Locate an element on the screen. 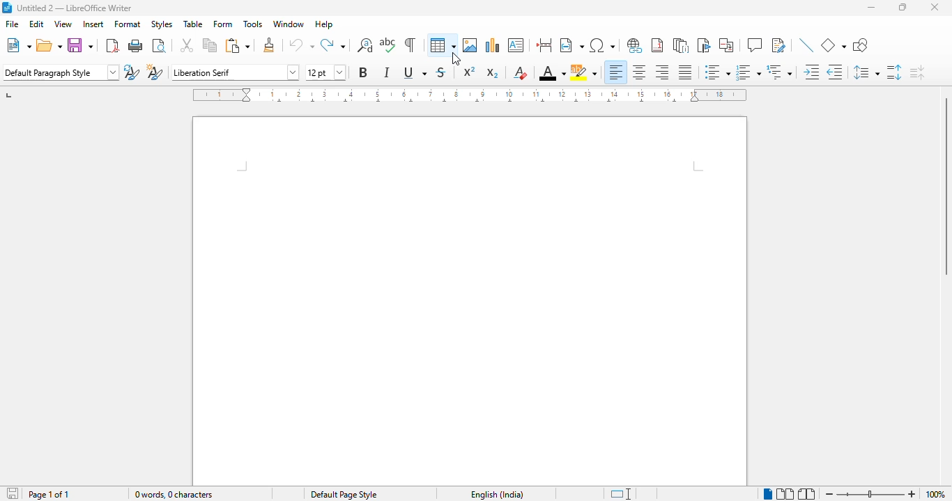 The image size is (952, 501). format is located at coordinates (128, 24).